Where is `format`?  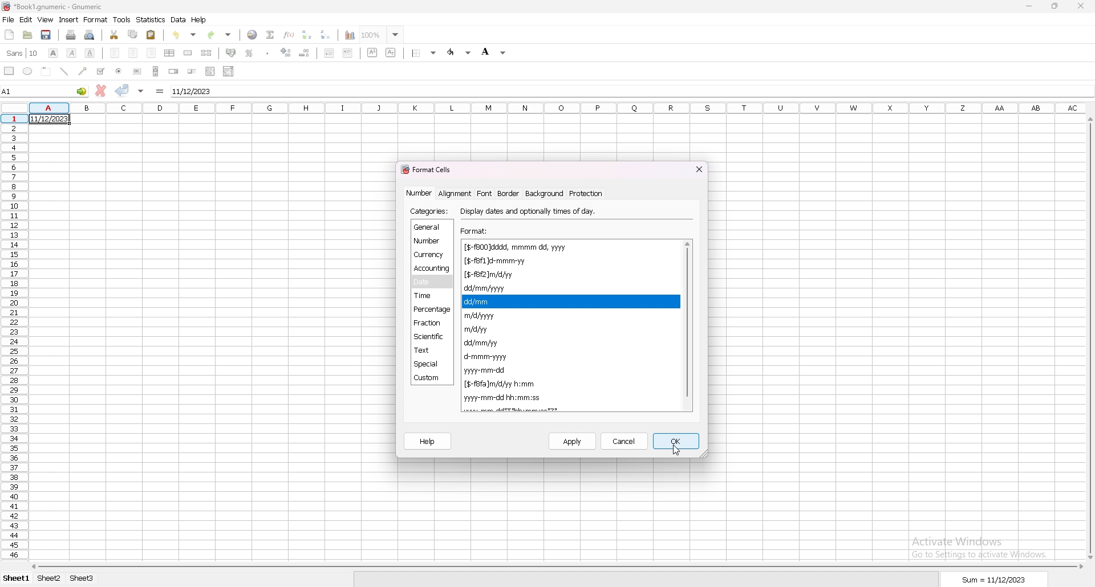
format is located at coordinates (476, 231).